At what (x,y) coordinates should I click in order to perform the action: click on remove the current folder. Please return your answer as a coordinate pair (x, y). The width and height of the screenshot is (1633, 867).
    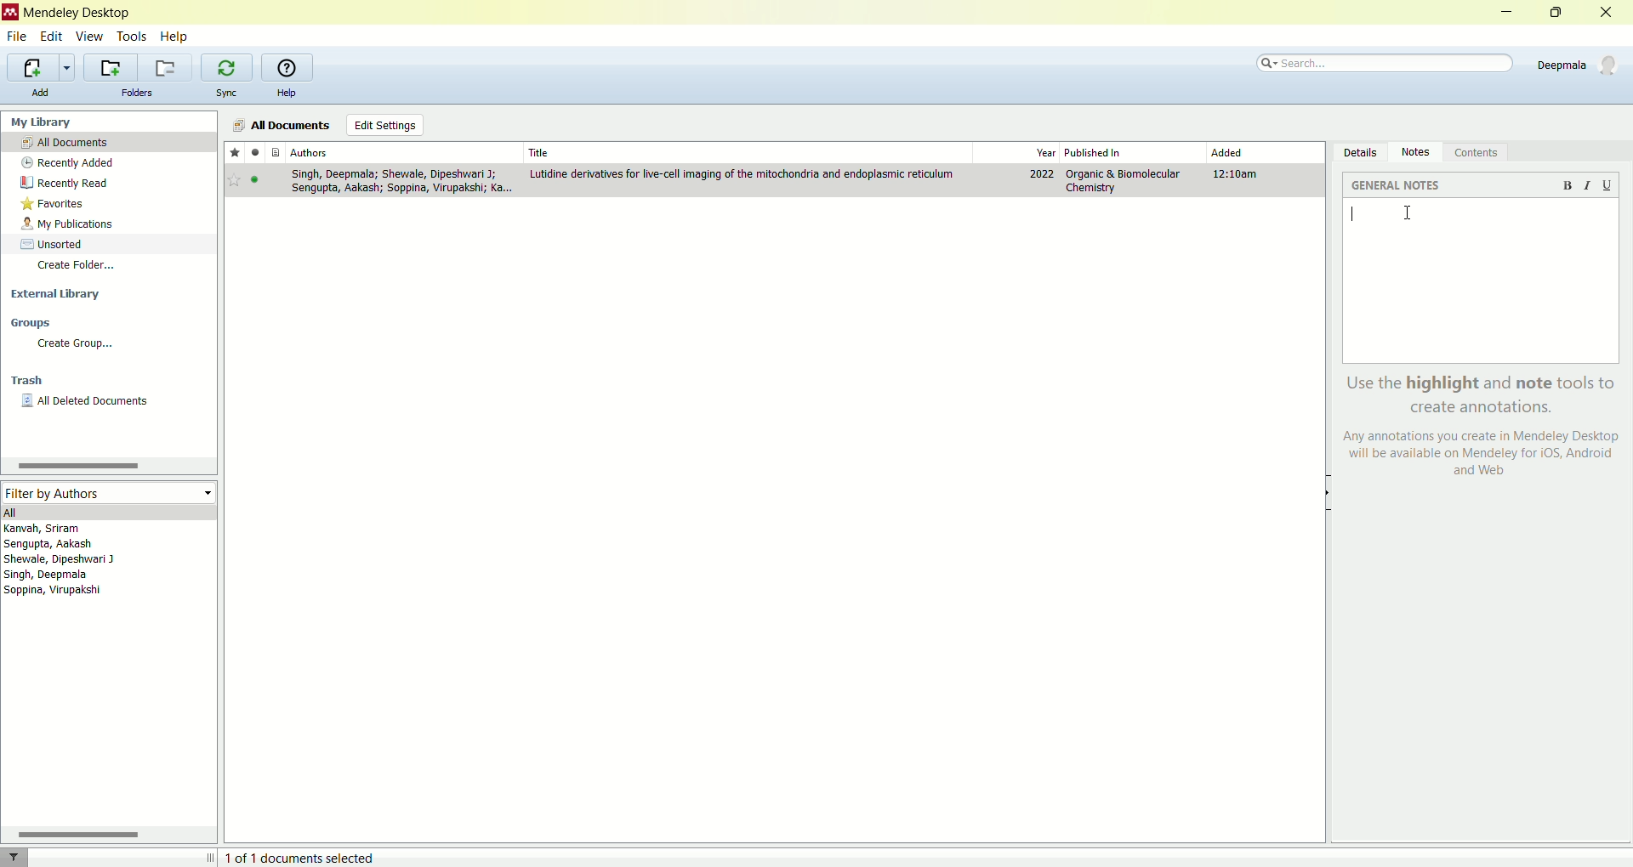
    Looking at the image, I should click on (165, 68).